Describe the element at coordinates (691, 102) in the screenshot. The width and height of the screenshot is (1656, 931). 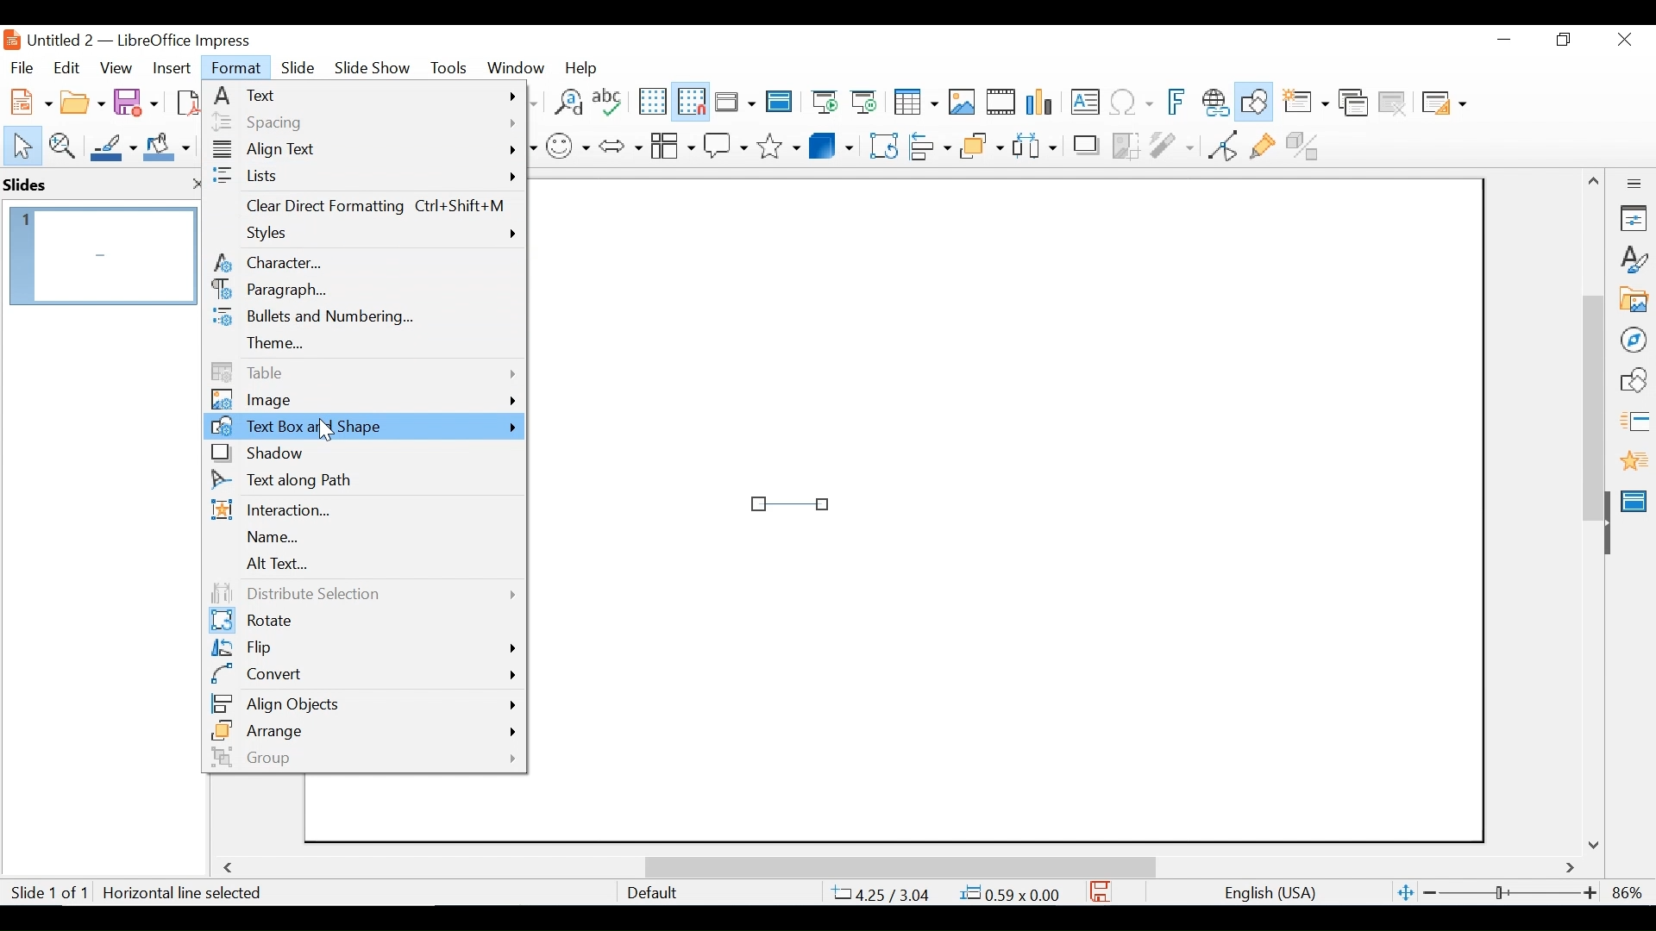
I see `Snap as Grid` at that location.